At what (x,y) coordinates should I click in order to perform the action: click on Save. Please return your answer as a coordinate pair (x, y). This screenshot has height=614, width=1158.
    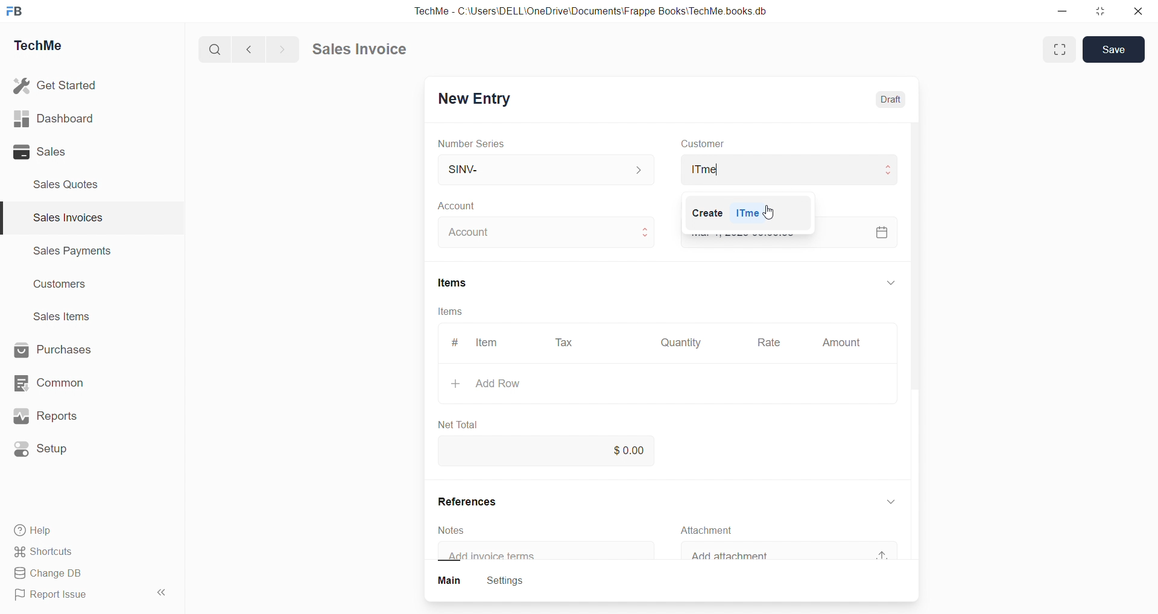
    Looking at the image, I should click on (1117, 49).